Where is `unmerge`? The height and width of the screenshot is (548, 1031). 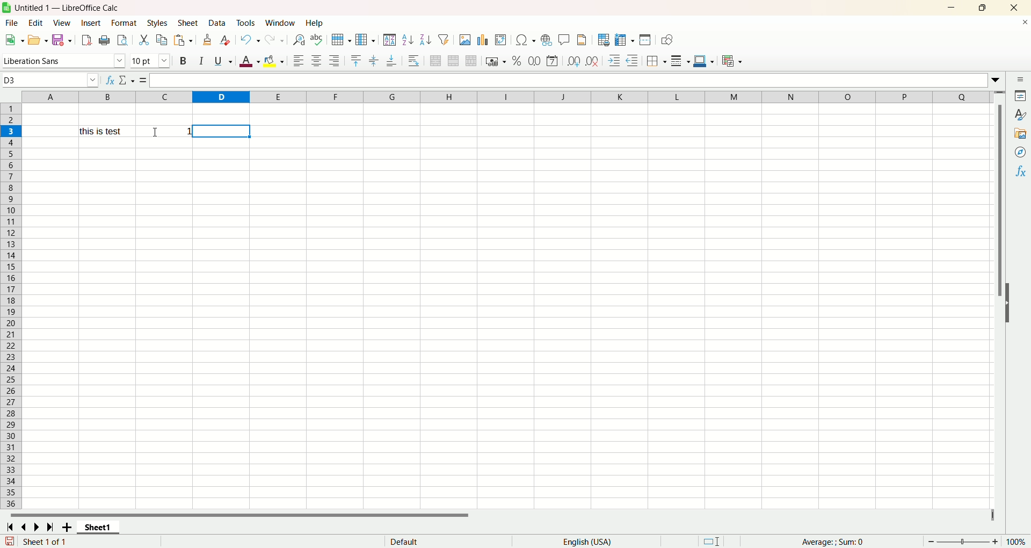 unmerge is located at coordinates (471, 61).